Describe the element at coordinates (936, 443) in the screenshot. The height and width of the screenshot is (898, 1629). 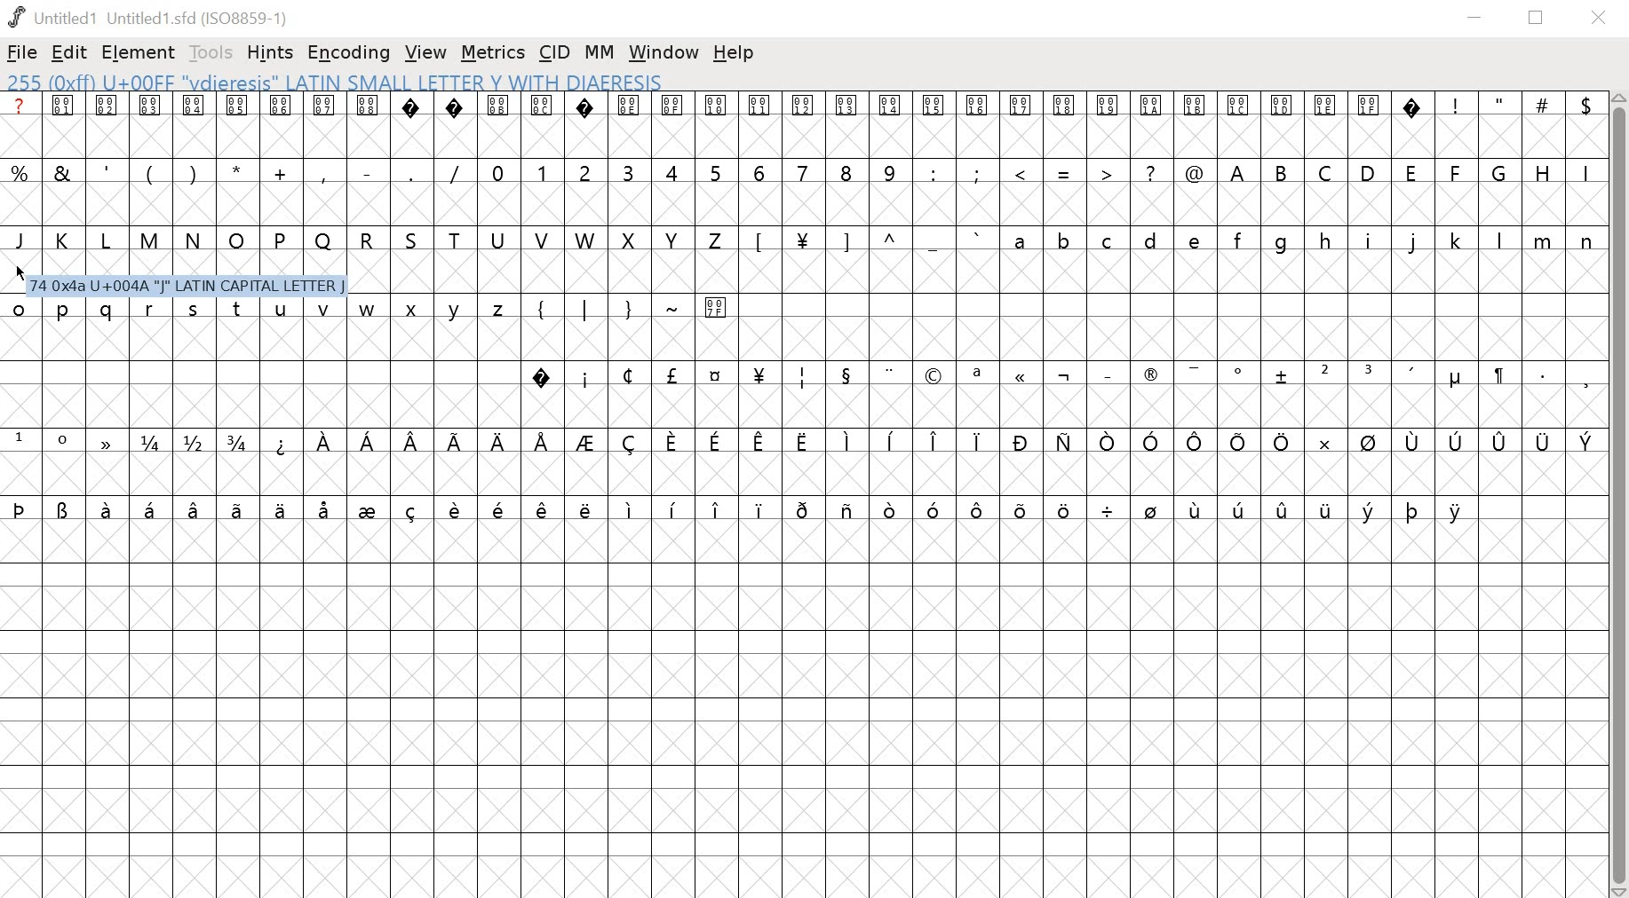
I see `symbols` at that location.